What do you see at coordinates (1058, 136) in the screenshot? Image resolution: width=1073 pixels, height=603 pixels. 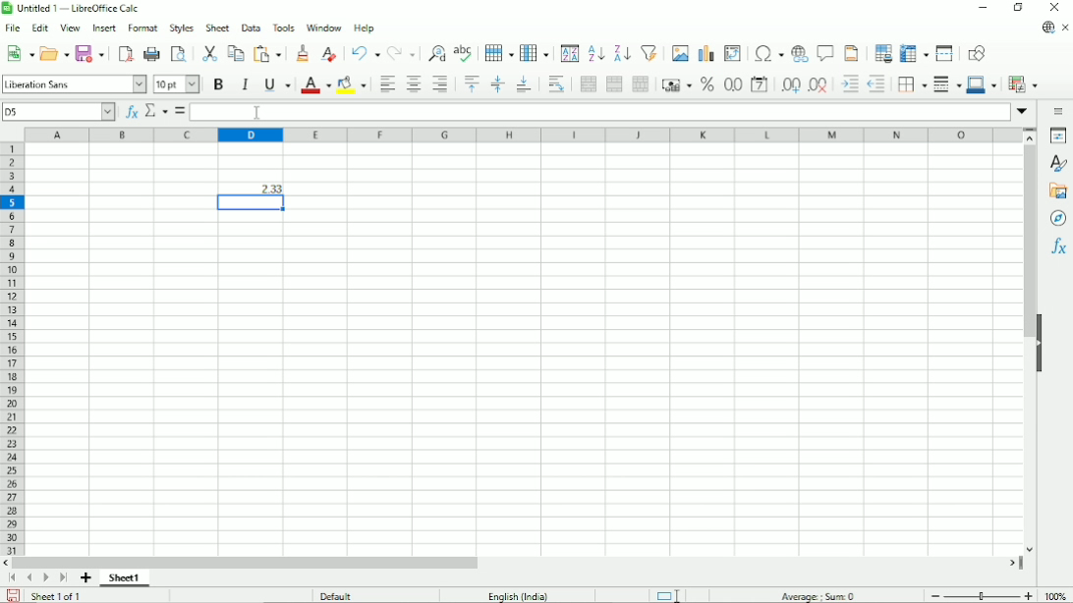 I see `Properties` at bounding box center [1058, 136].